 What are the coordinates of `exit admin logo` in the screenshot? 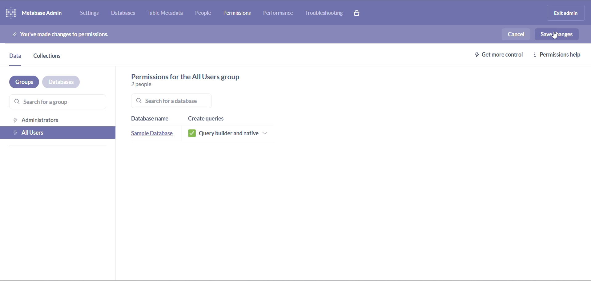 It's located at (568, 14).